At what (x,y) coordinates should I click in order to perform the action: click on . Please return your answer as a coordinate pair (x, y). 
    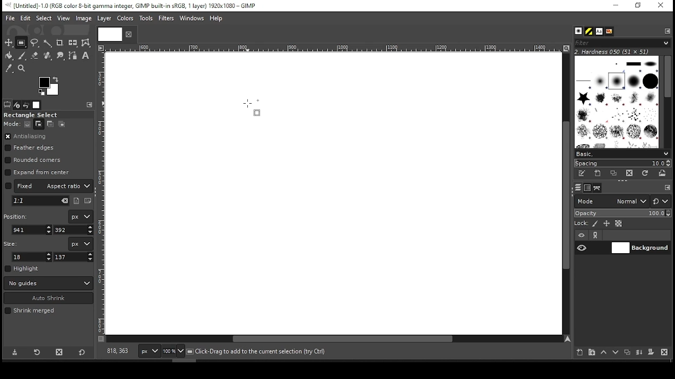
    Looking at the image, I should click on (108, 34).